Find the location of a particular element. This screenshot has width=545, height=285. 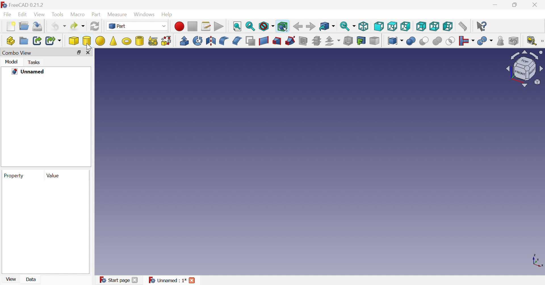

Edit is located at coordinates (24, 15).